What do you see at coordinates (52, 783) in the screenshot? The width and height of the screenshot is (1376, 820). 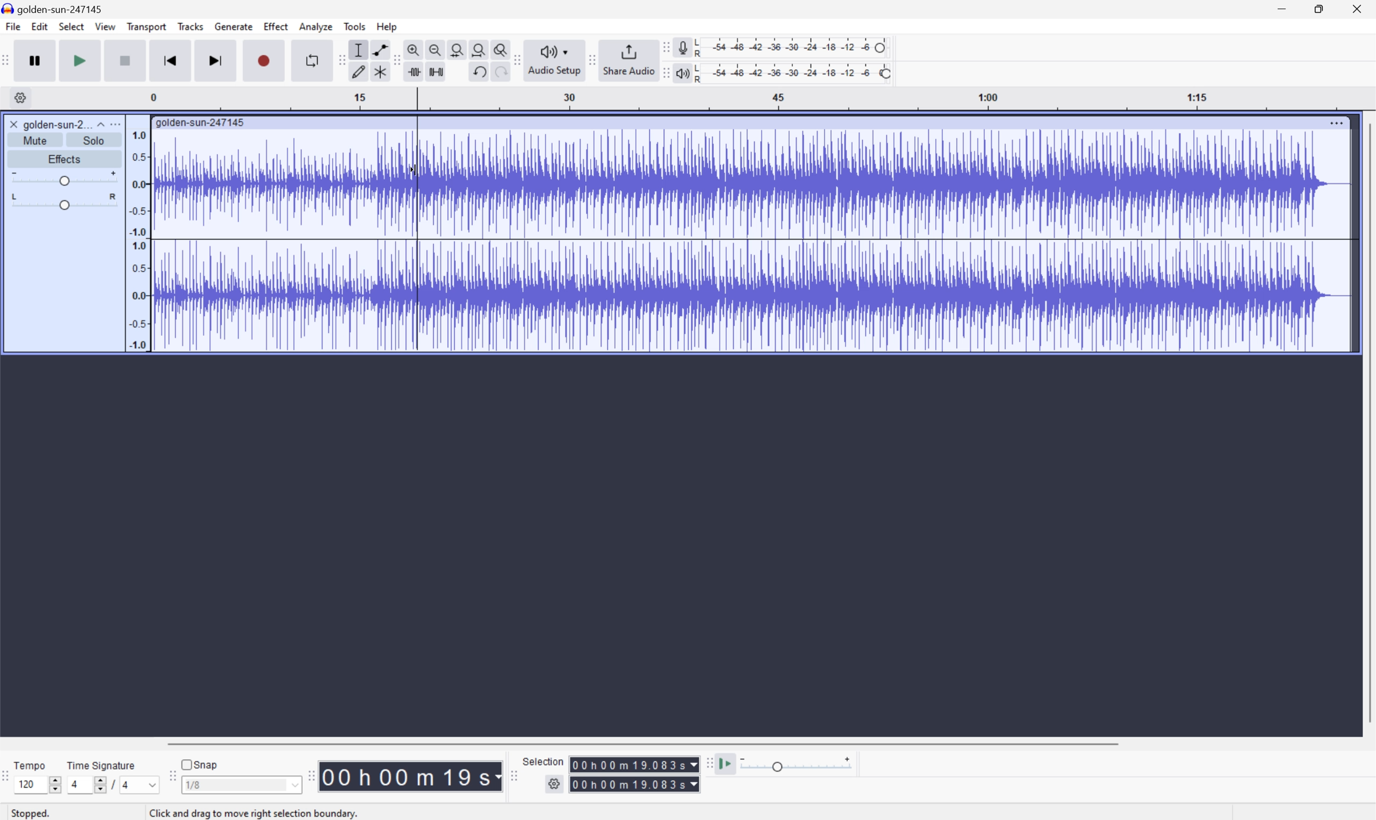 I see `Slider` at bounding box center [52, 783].